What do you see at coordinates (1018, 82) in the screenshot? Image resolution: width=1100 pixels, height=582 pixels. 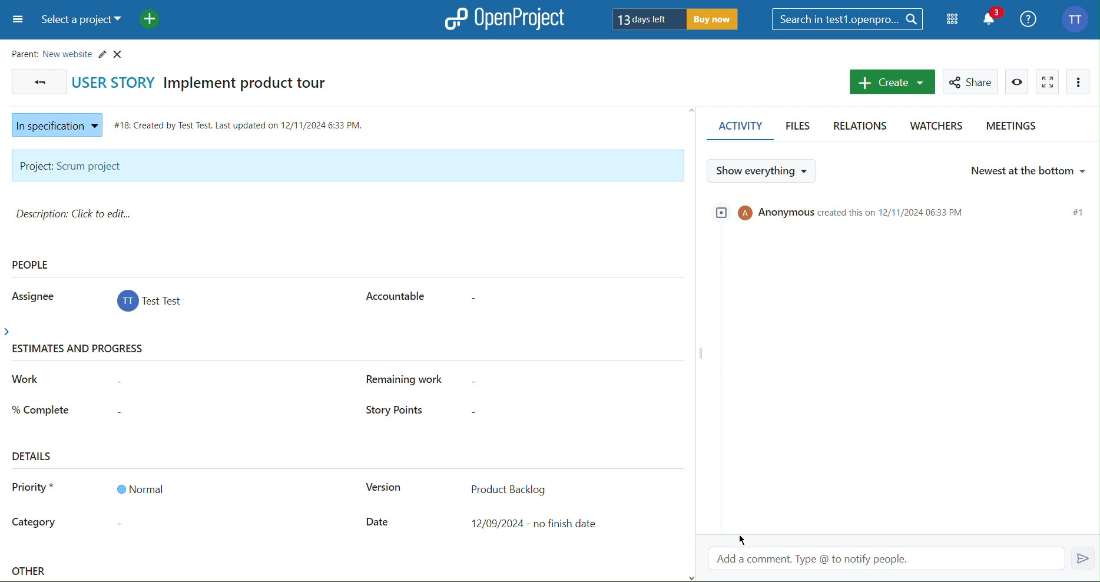 I see `View` at bounding box center [1018, 82].